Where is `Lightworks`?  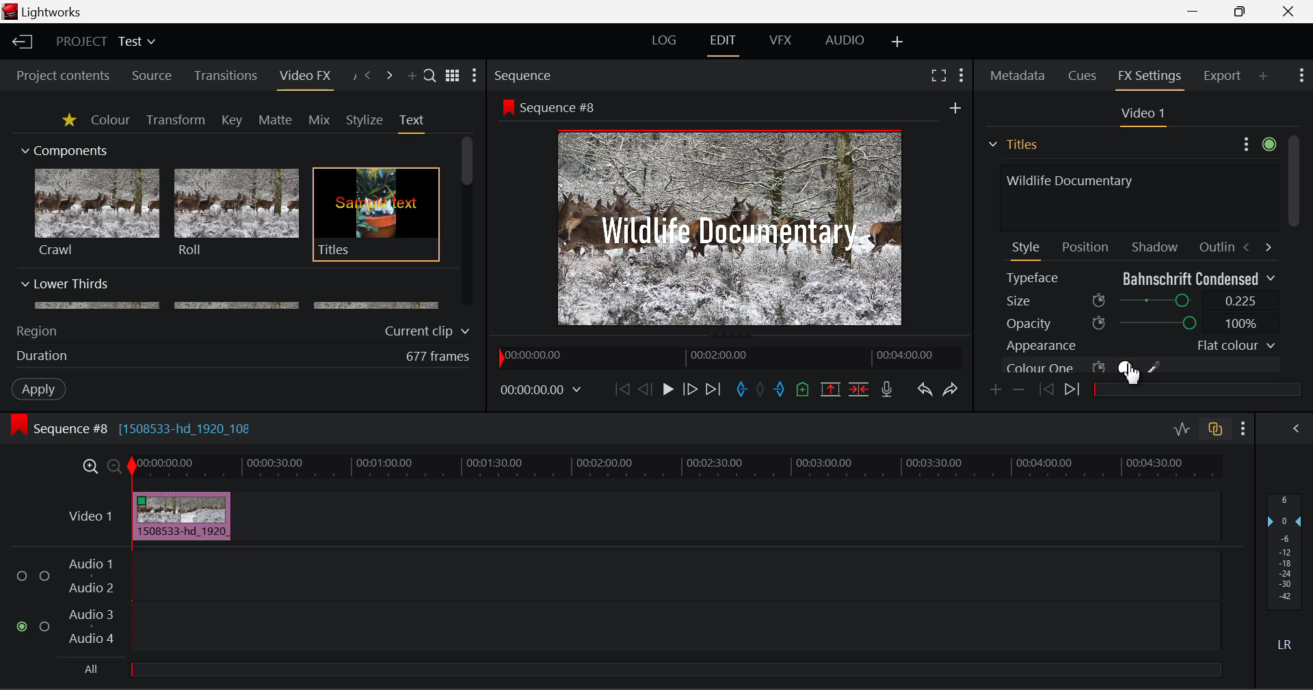 Lightworks is located at coordinates (53, 12).